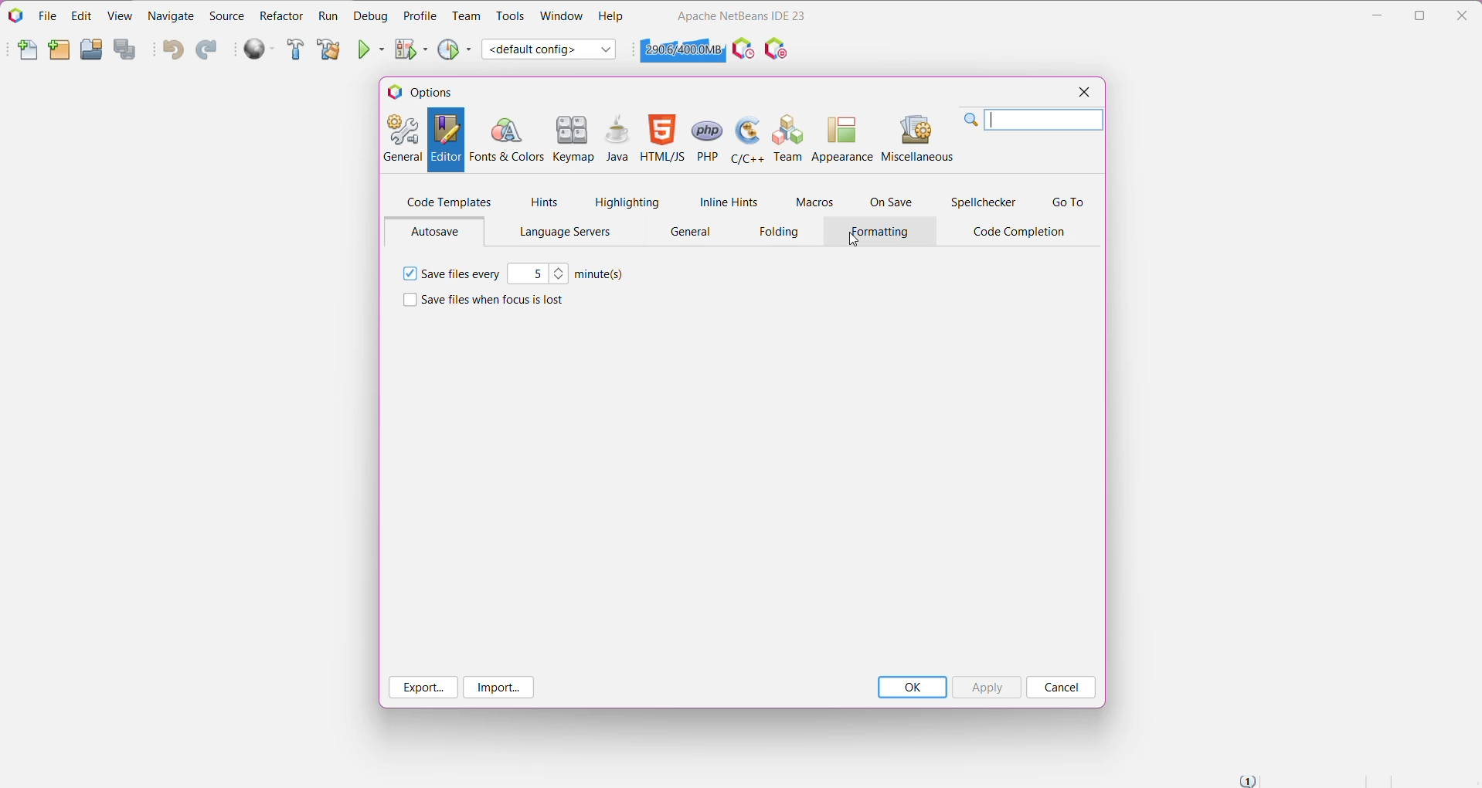 Image resolution: width=1482 pixels, height=788 pixels. Describe the element at coordinates (1377, 15) in the screenshot. I see `Minimize` at that location.